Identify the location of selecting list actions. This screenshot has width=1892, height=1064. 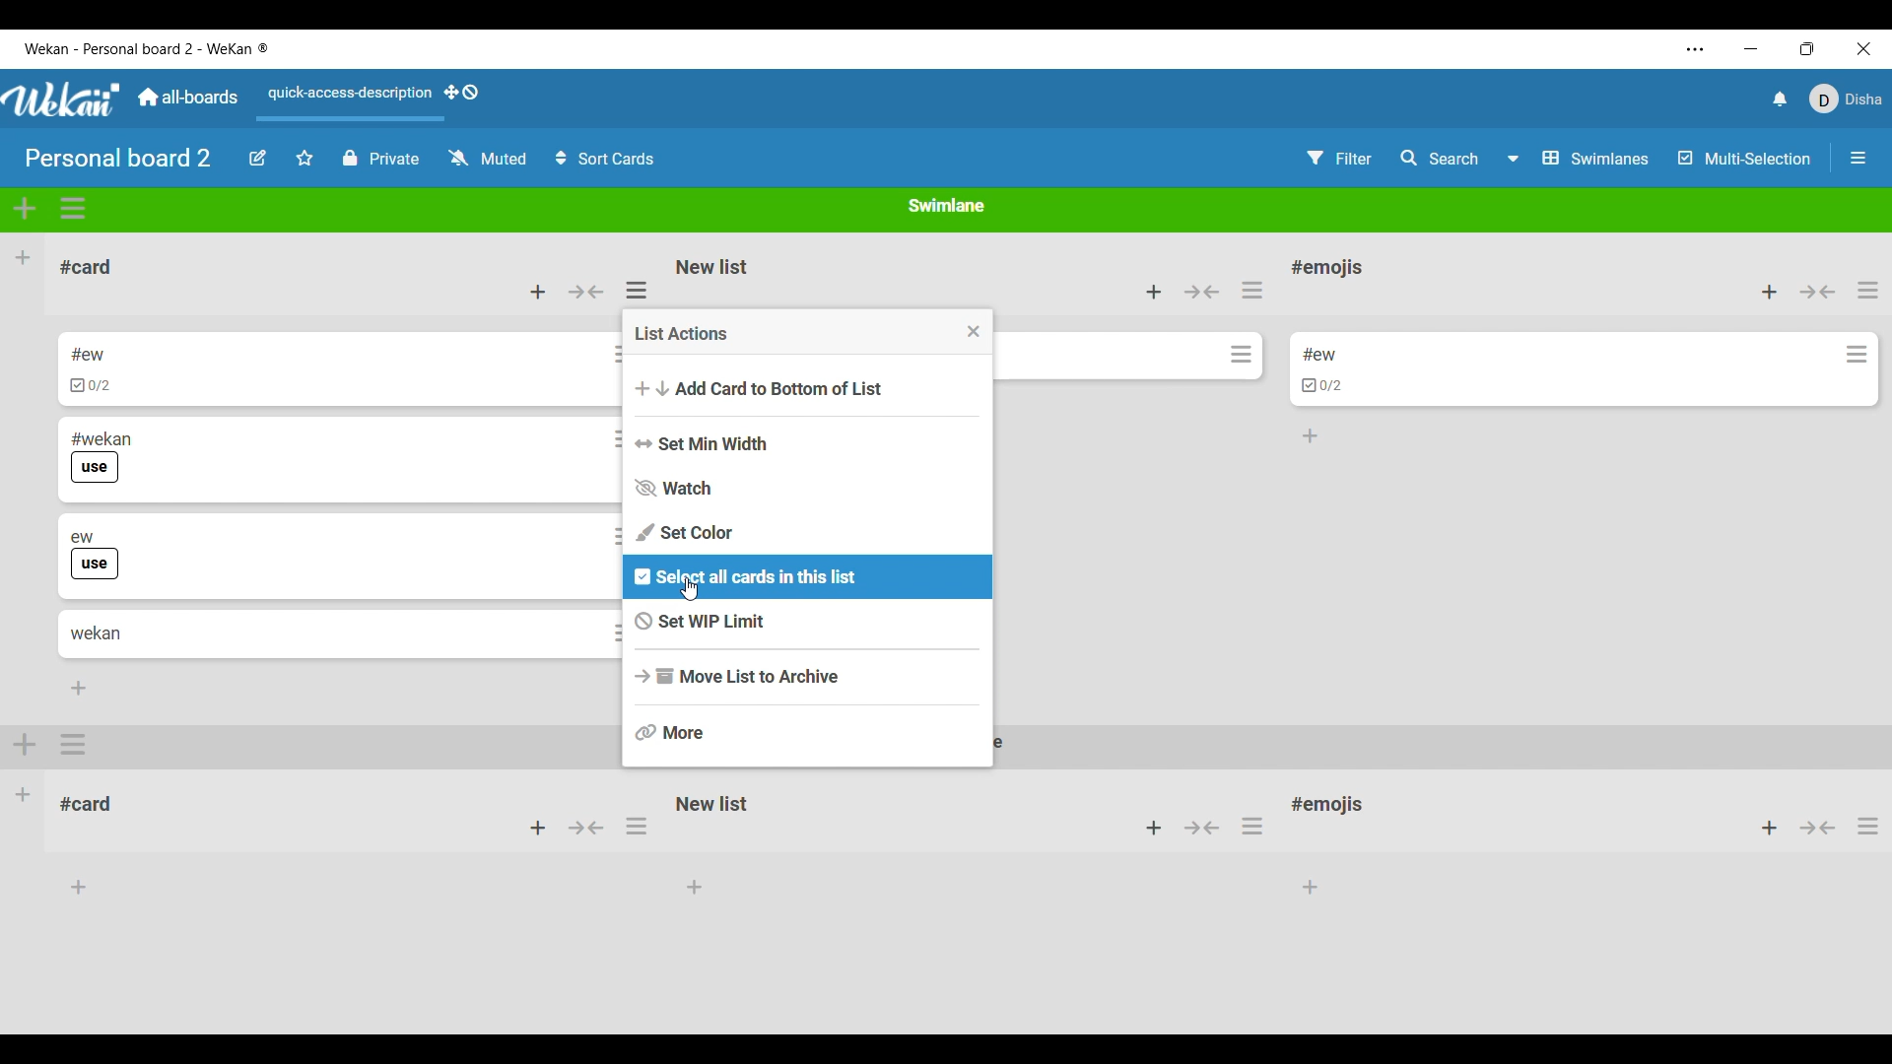
(643, 288).